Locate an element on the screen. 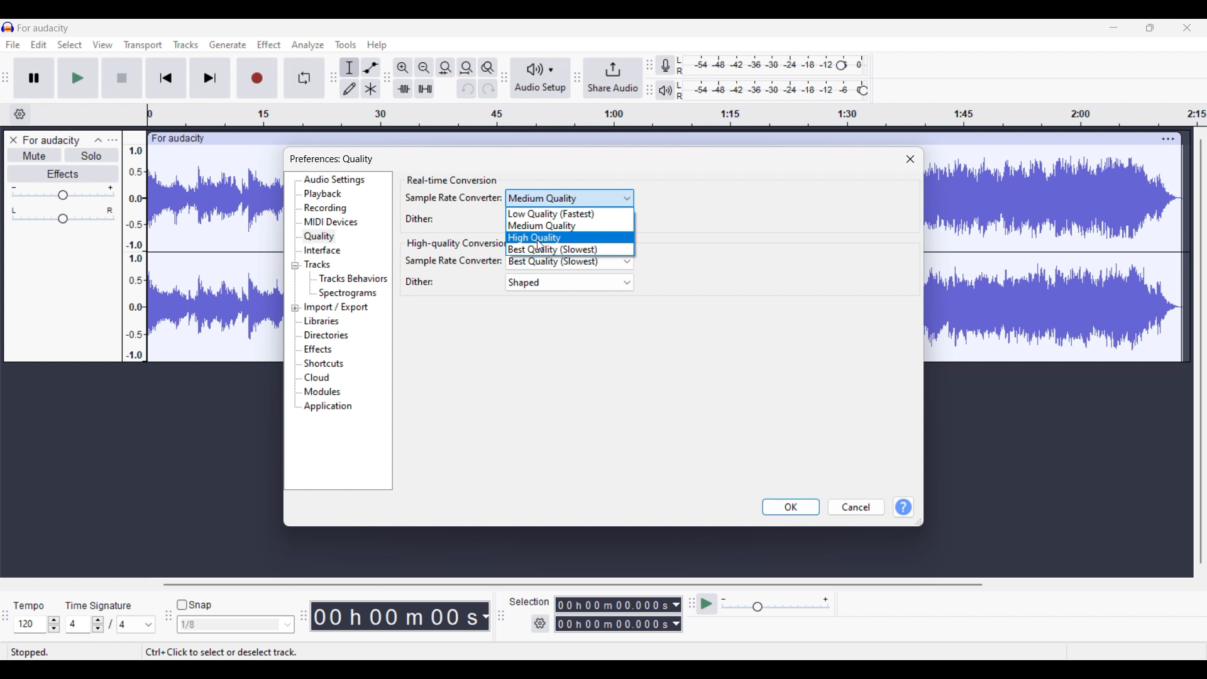  Current track is located at coordinates (1055, 258).